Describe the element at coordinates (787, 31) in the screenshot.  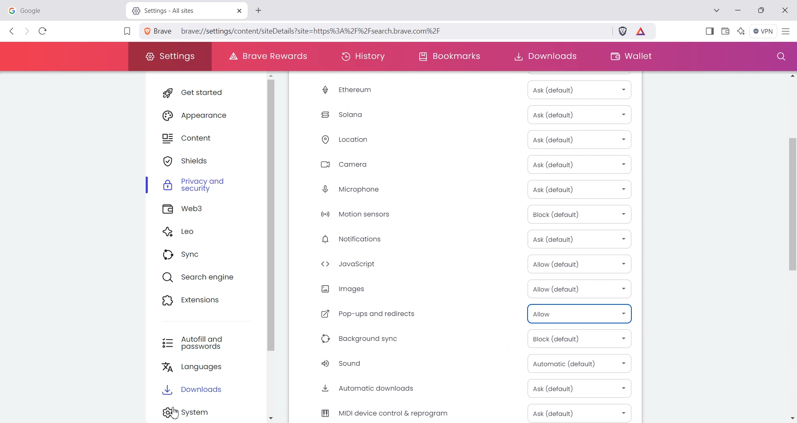
I see `Hamburger Settings` at that location.